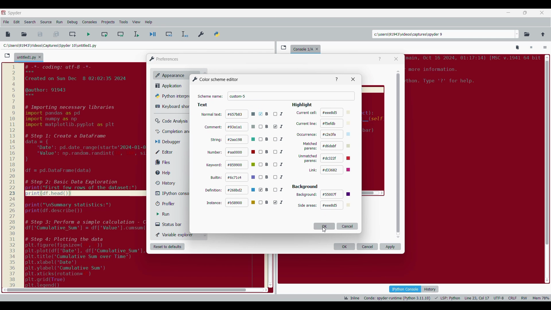  What do you see at coordinates (166, 173) in the screenshot?
I see `Help` at bounding box center [166, 173].